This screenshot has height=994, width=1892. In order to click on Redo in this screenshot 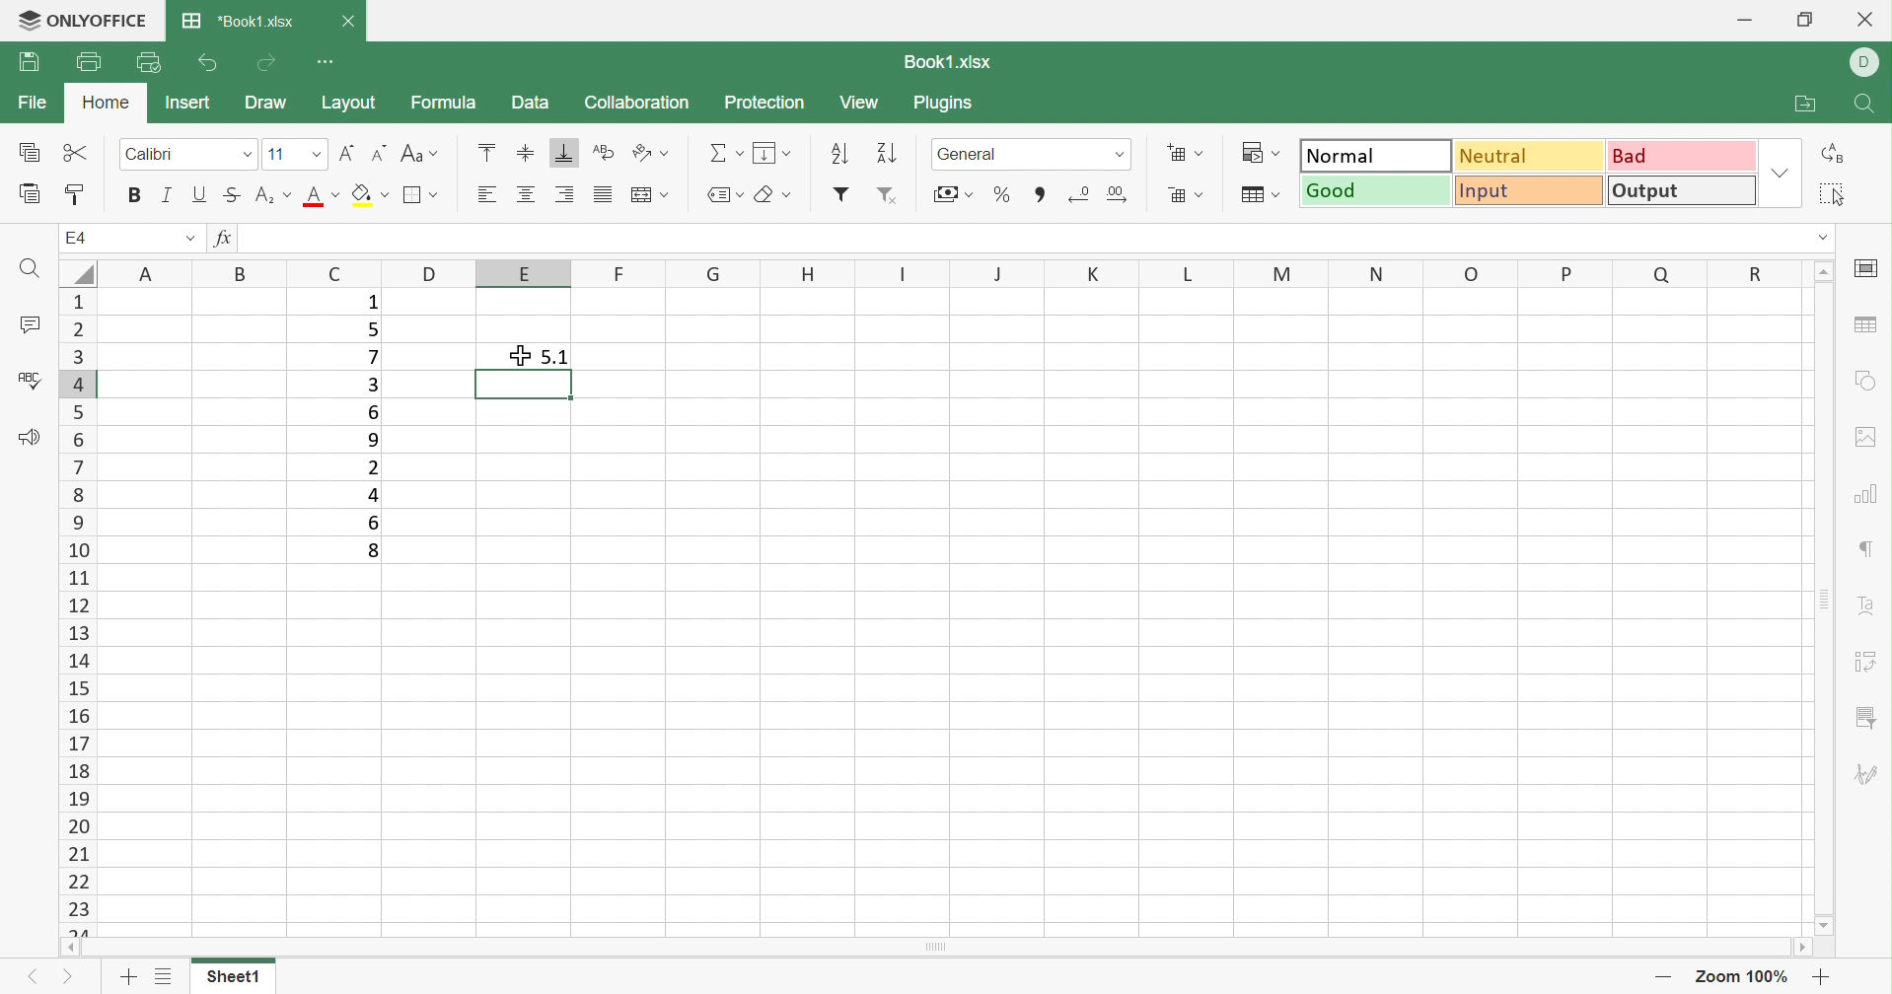, I will do `click(265, 65)`.